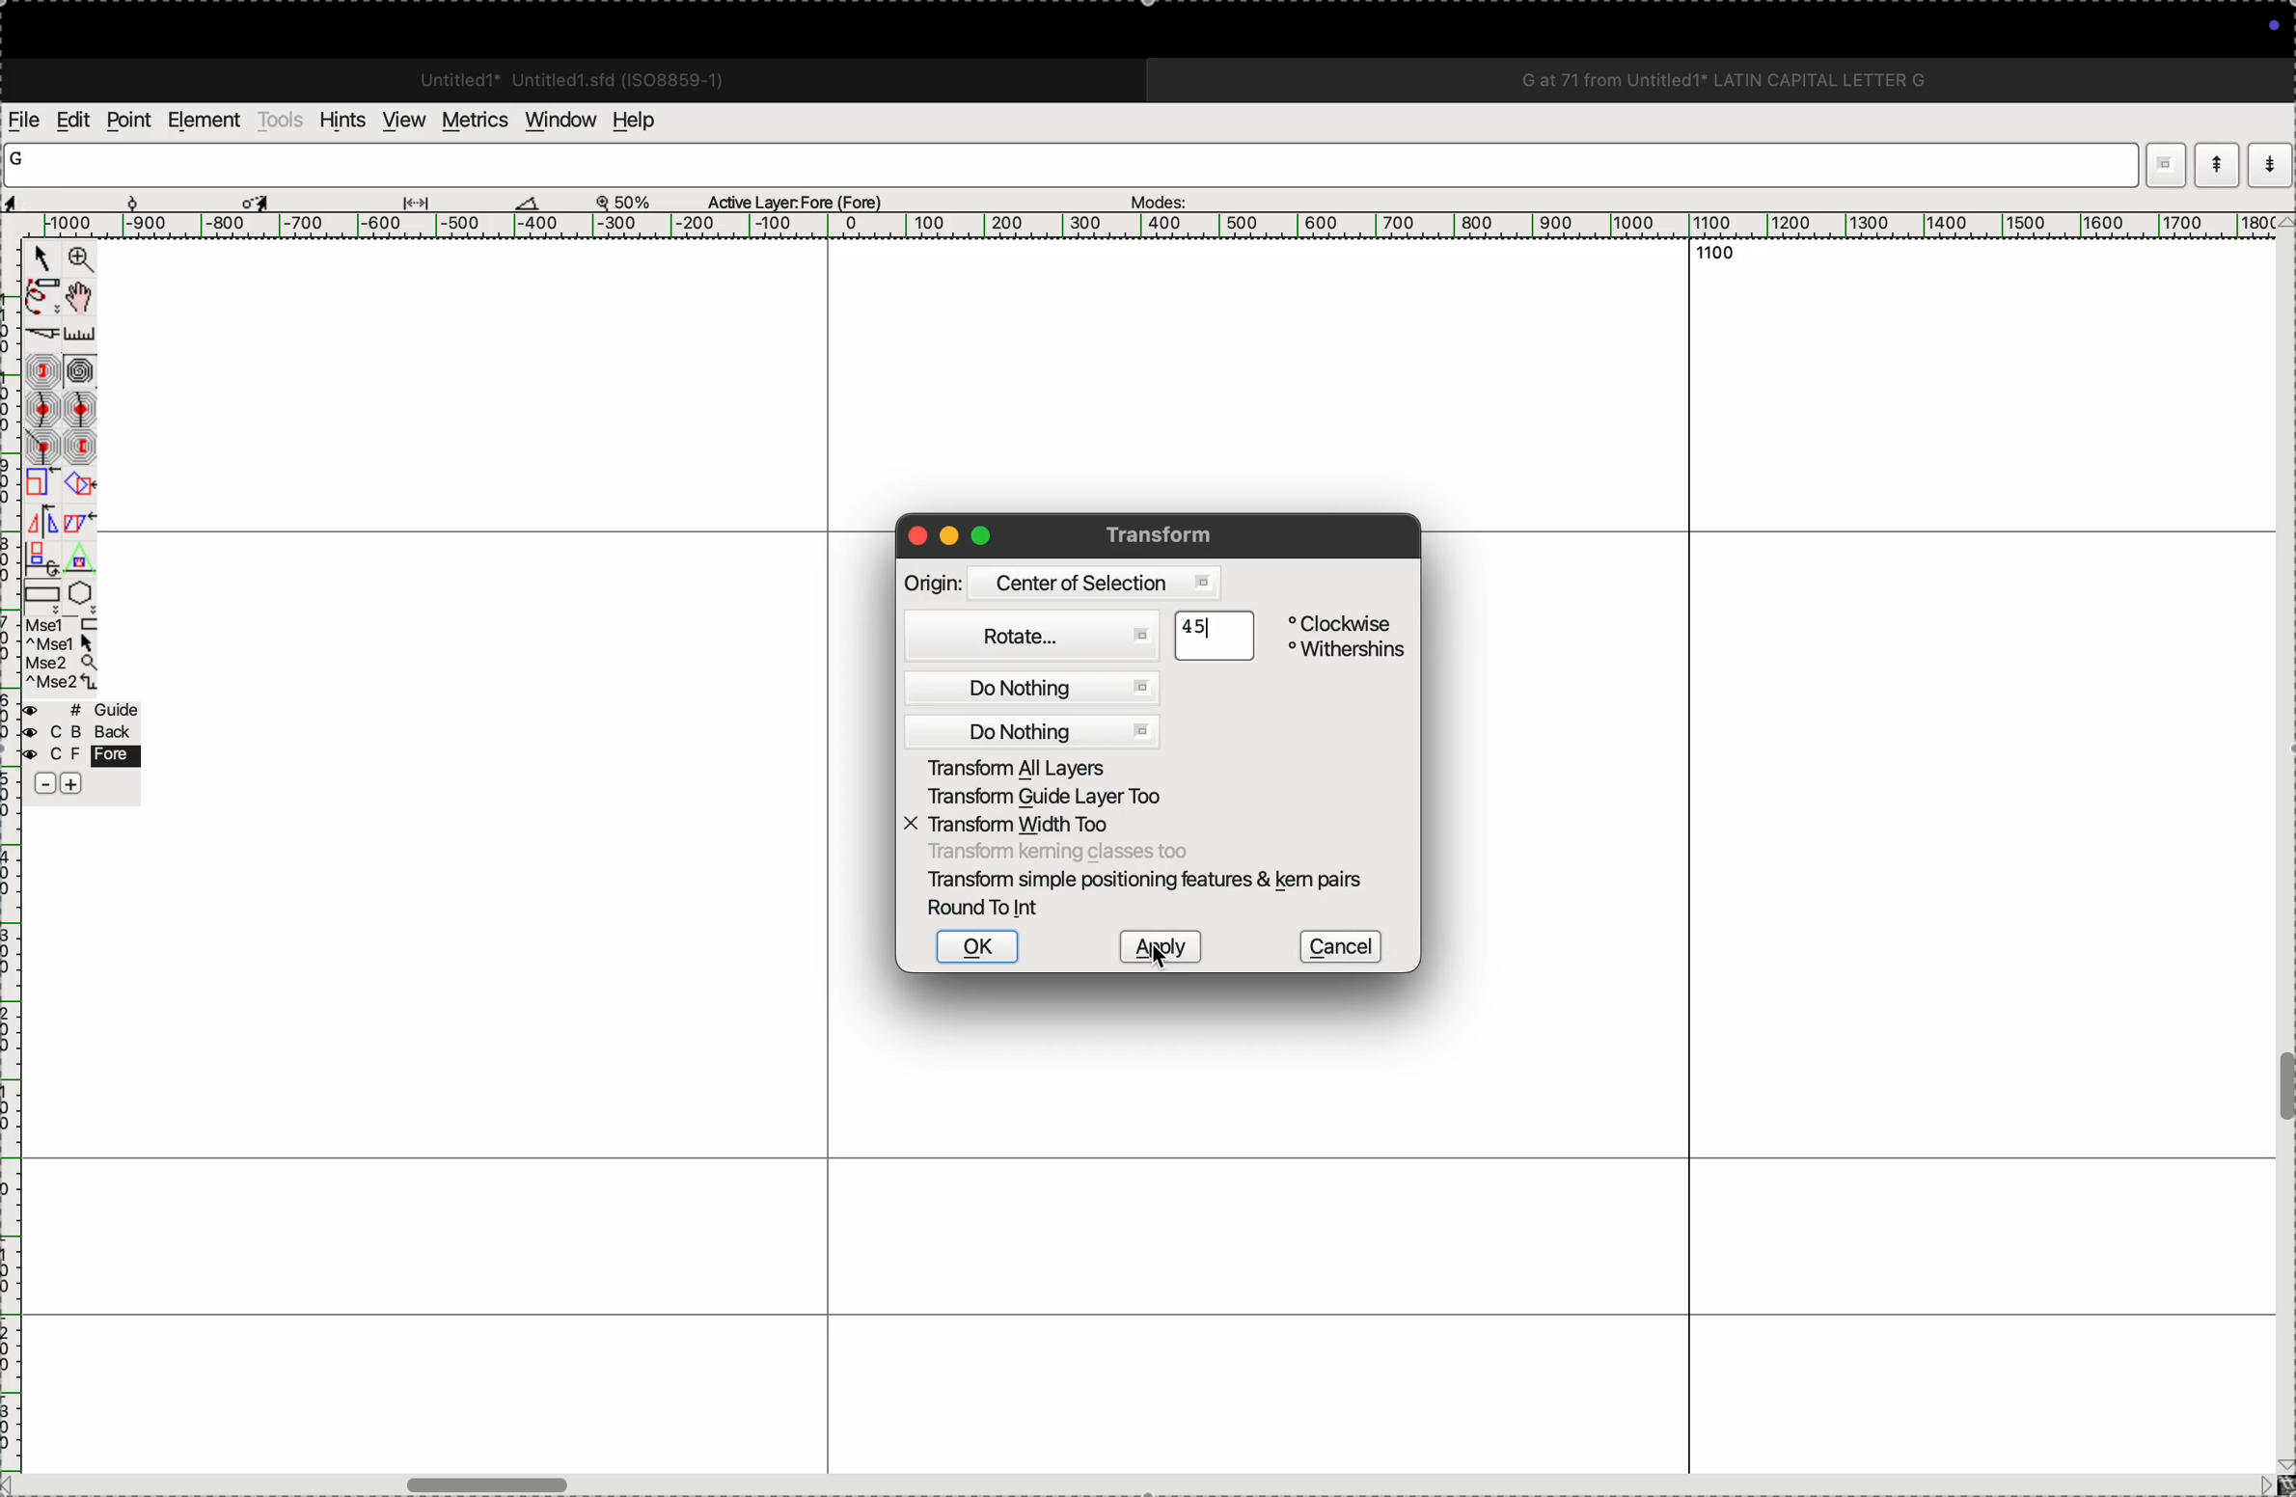  I want to click on Withershins, so click(1348, 651).